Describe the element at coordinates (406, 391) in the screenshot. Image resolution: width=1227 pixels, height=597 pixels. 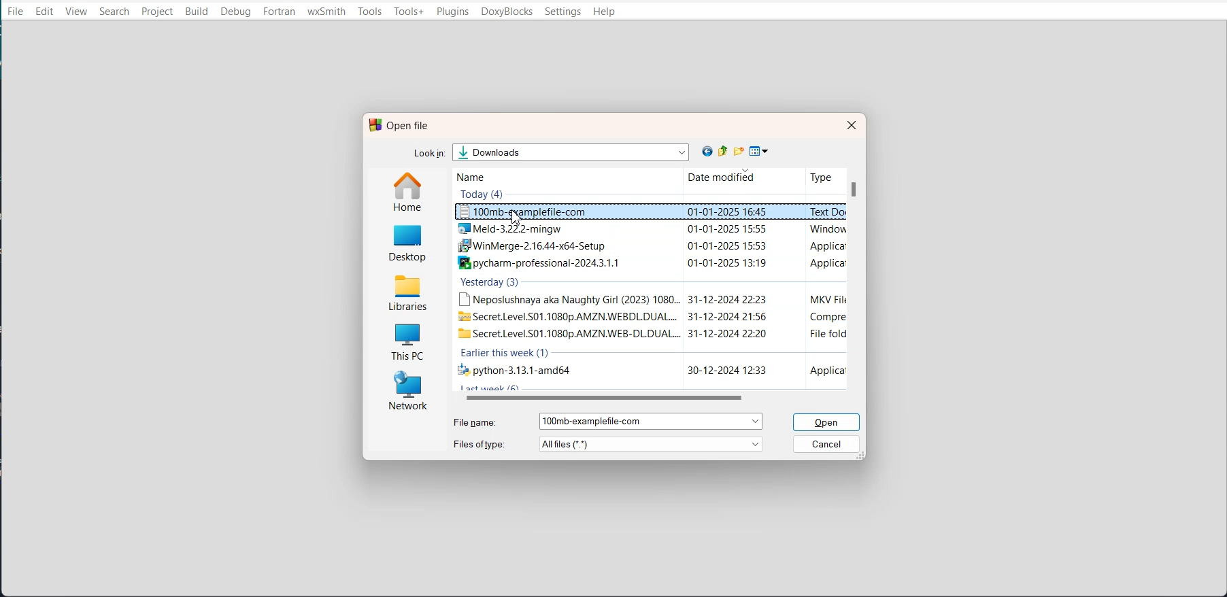
I see `Network` at that location.